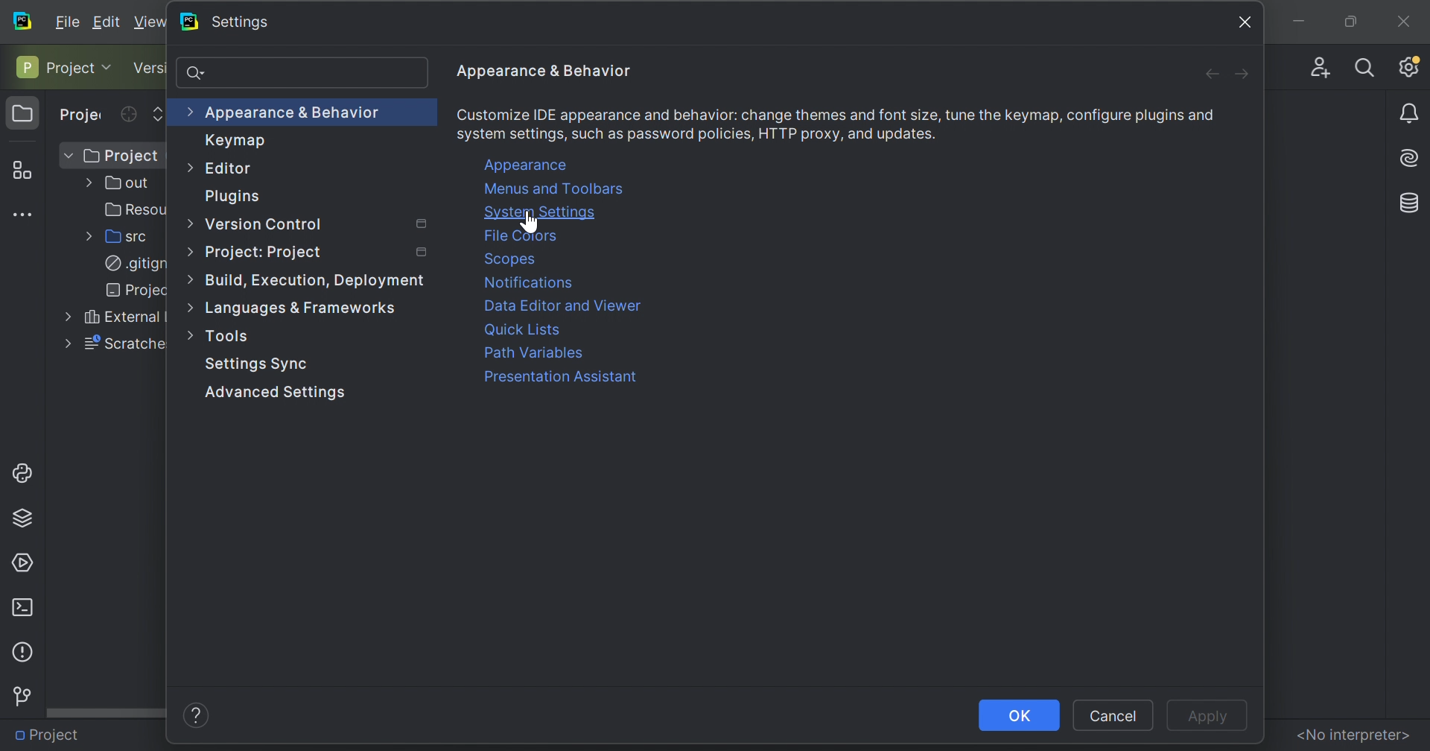 This screenshot has height=751, width=1430. What do you see at coordinates (1243, 74) in the screenshot?
I see `Forward` at bounding box center [1243, 74].